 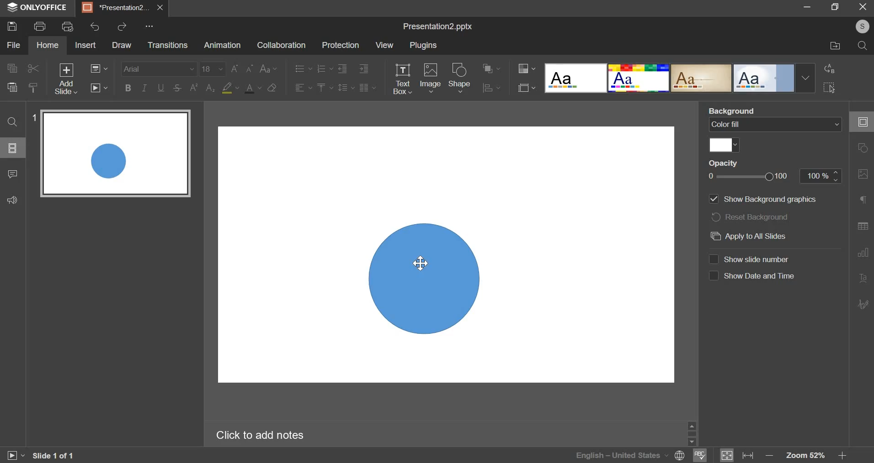 I want to click on print preview, so click(x=69, y=26).